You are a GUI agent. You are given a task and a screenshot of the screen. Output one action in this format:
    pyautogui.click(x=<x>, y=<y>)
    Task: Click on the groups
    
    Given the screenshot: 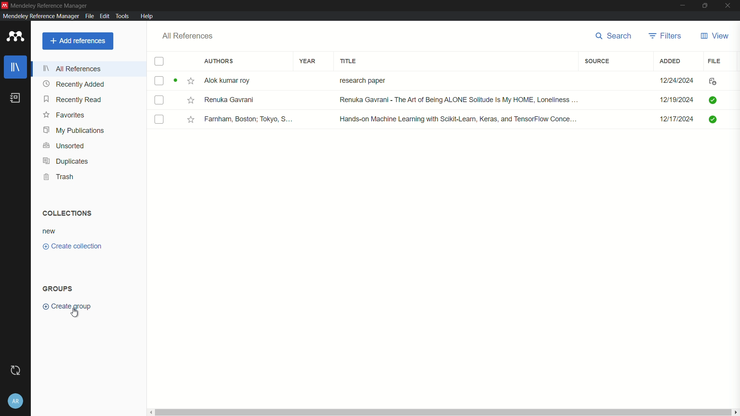 What is the action you would take?
    pyautogui.click(x=58, y=289)
    